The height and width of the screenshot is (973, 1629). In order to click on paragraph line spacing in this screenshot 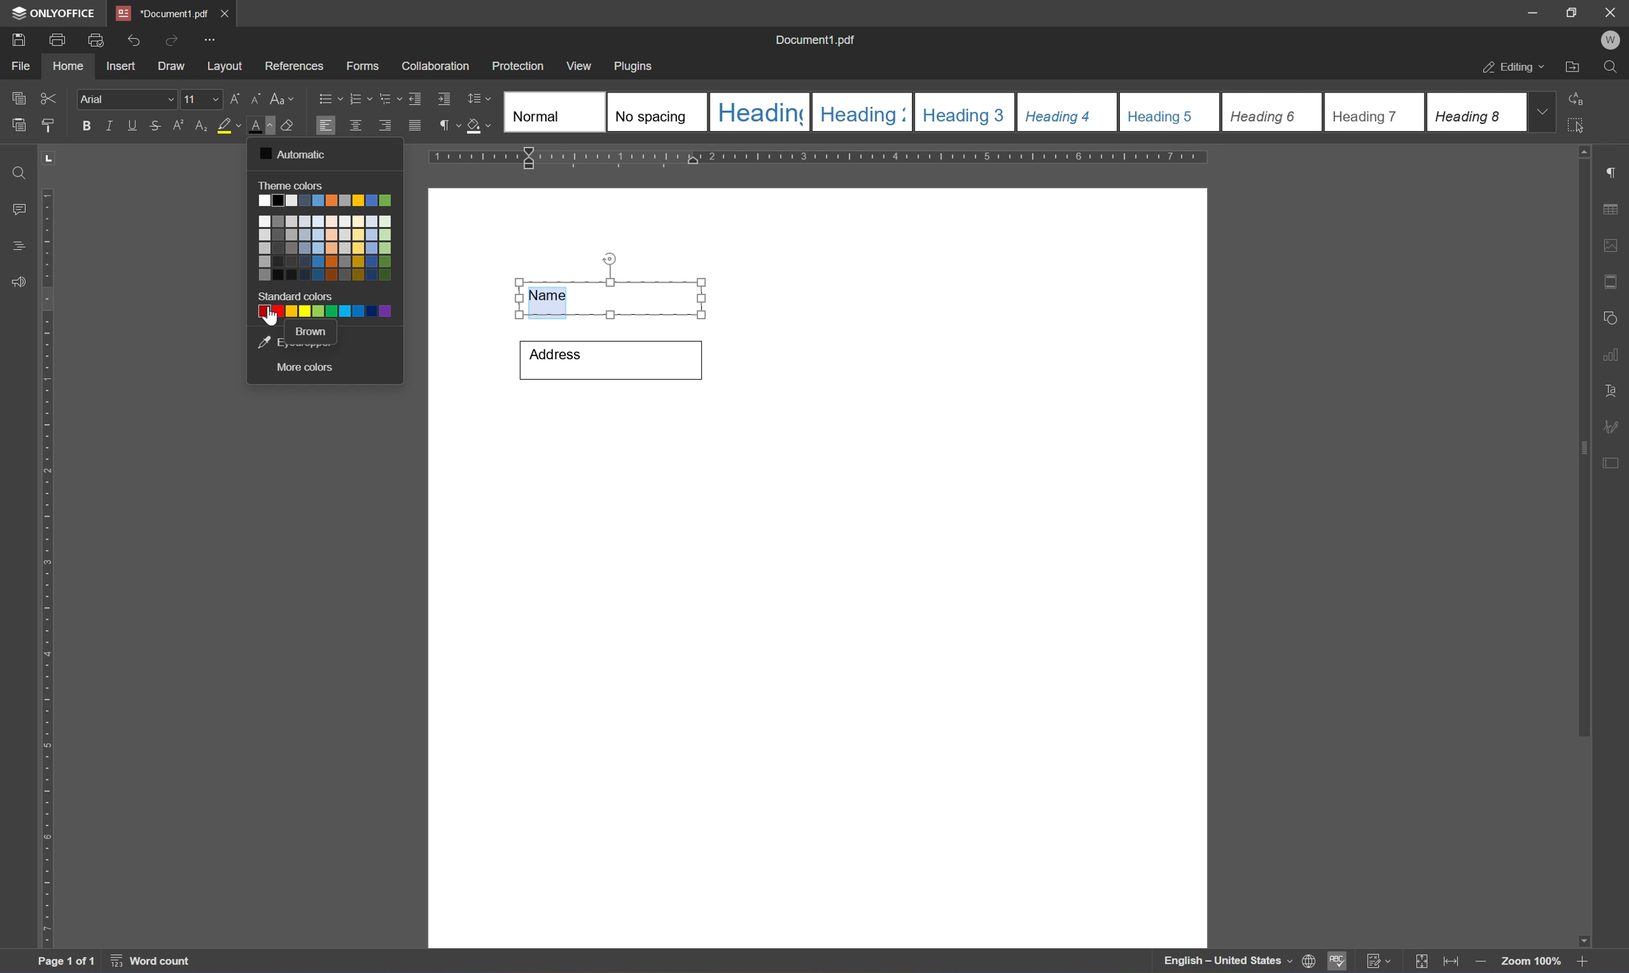, I will do `click(482, 98)`.